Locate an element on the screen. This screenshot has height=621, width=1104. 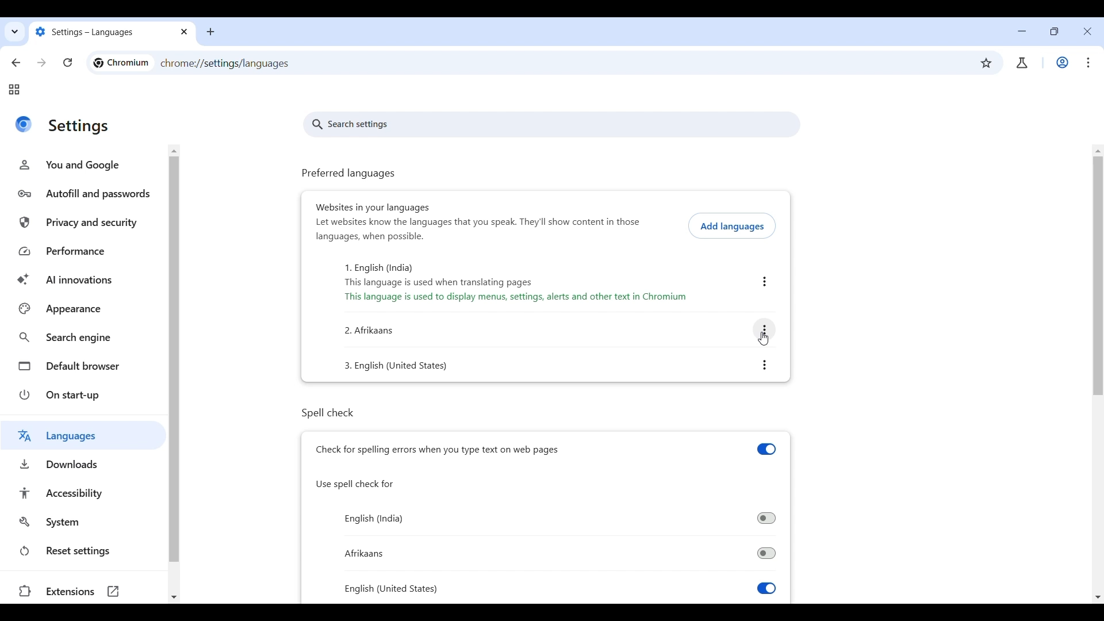
English (India) settings is located at coordinates (764, 282).